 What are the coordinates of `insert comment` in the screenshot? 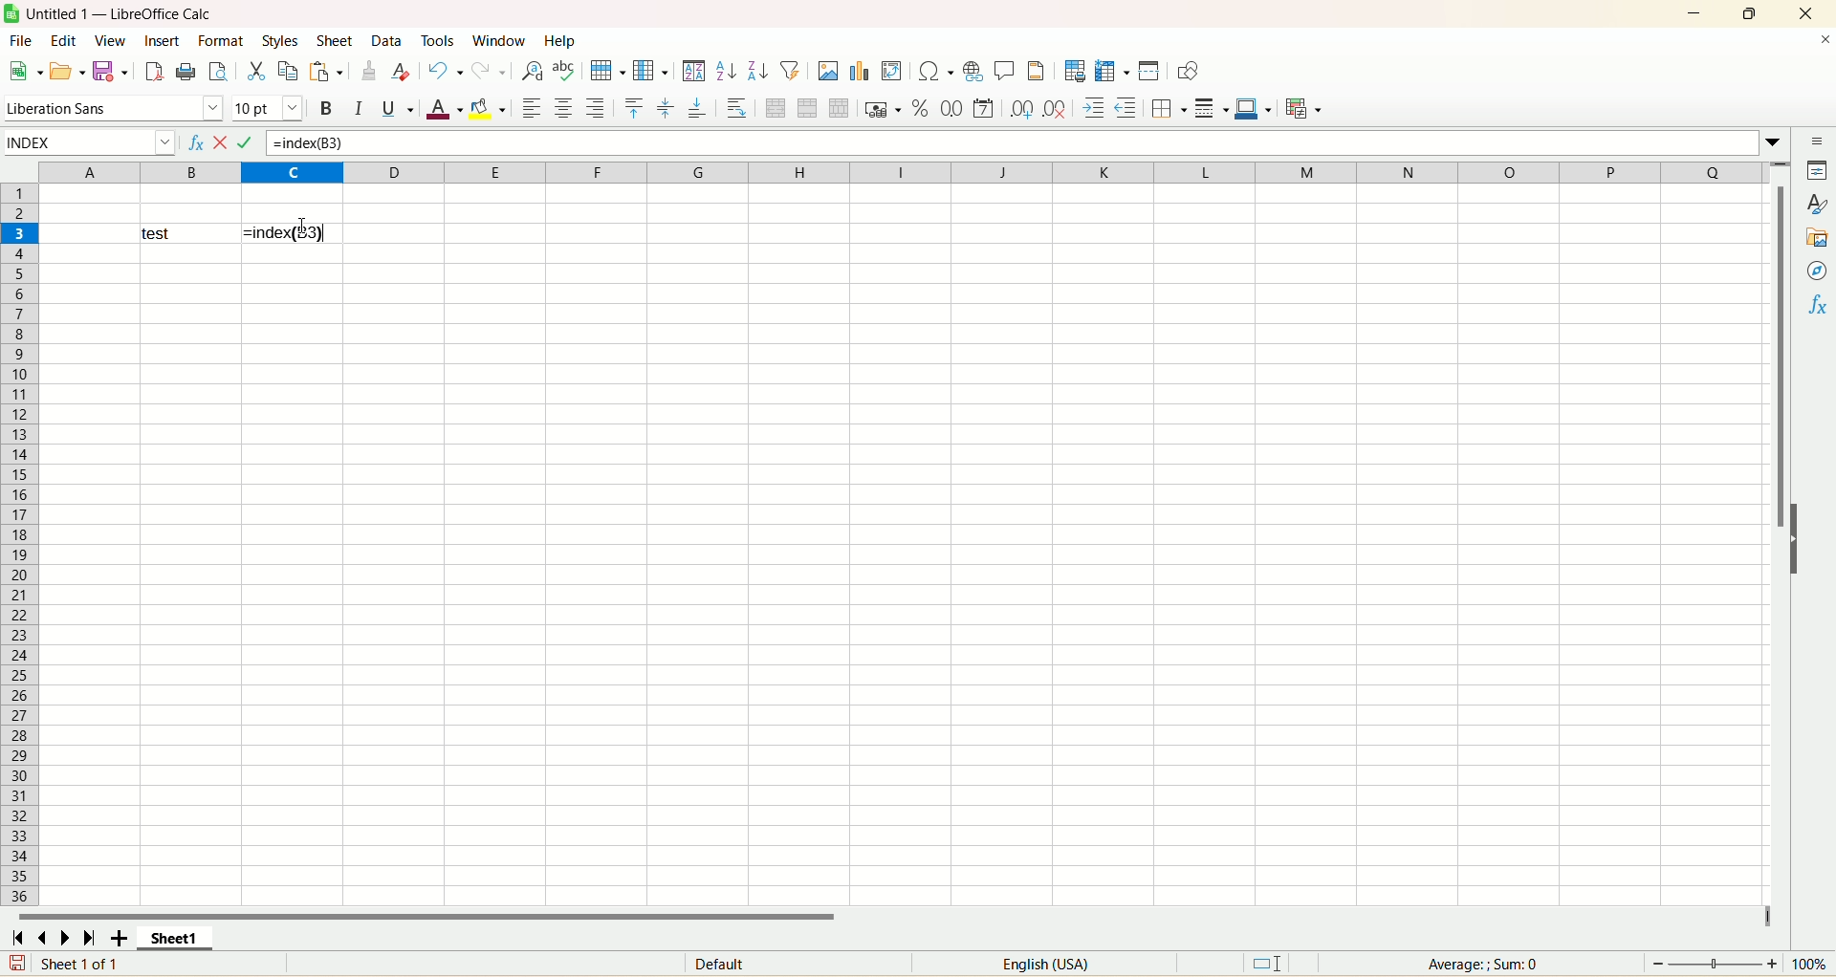 It's located at (1005, 71).